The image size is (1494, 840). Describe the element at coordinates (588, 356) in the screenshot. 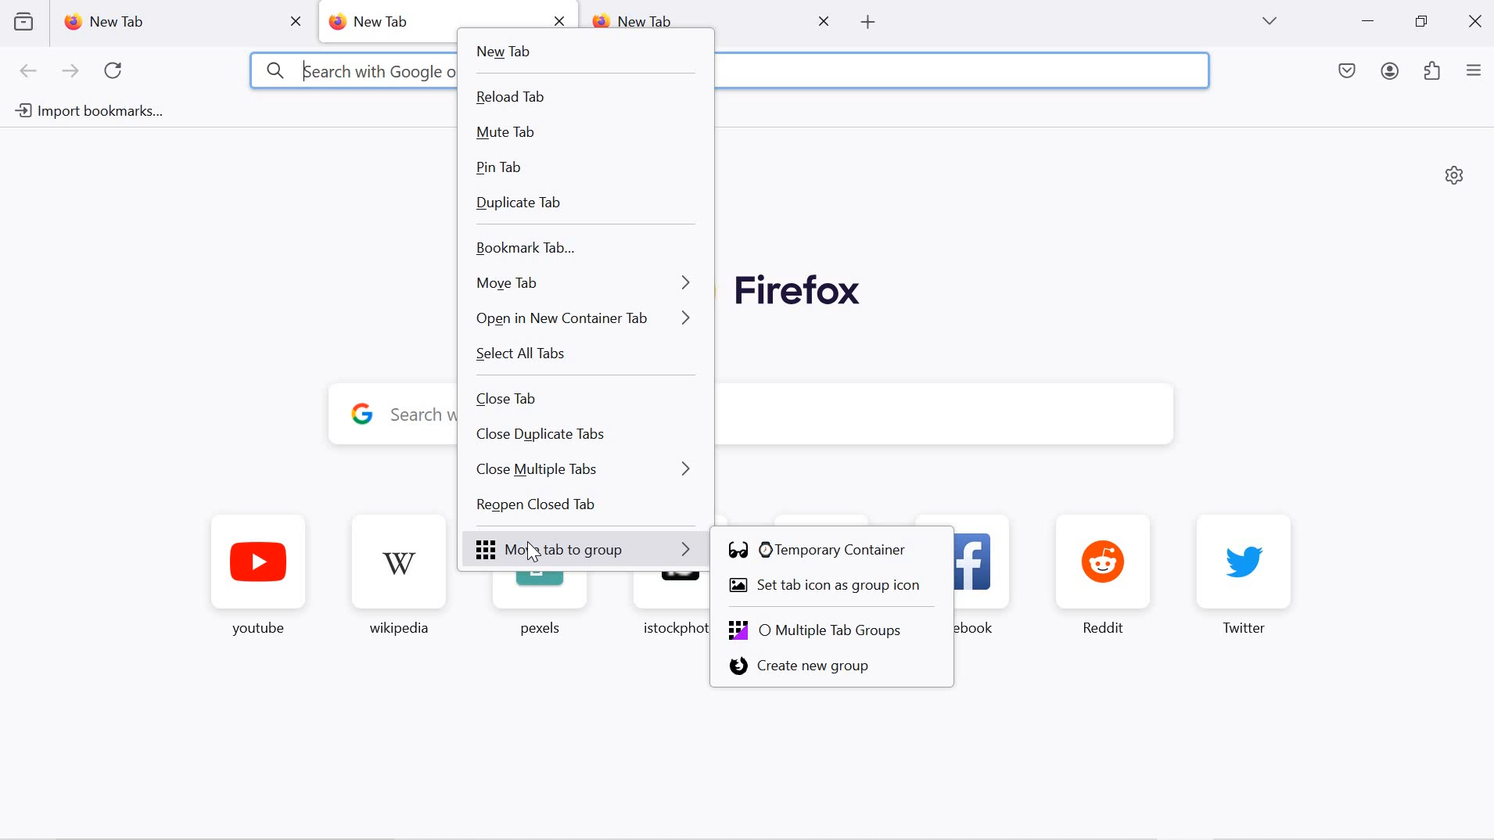

I see `select all tabs` at that location.